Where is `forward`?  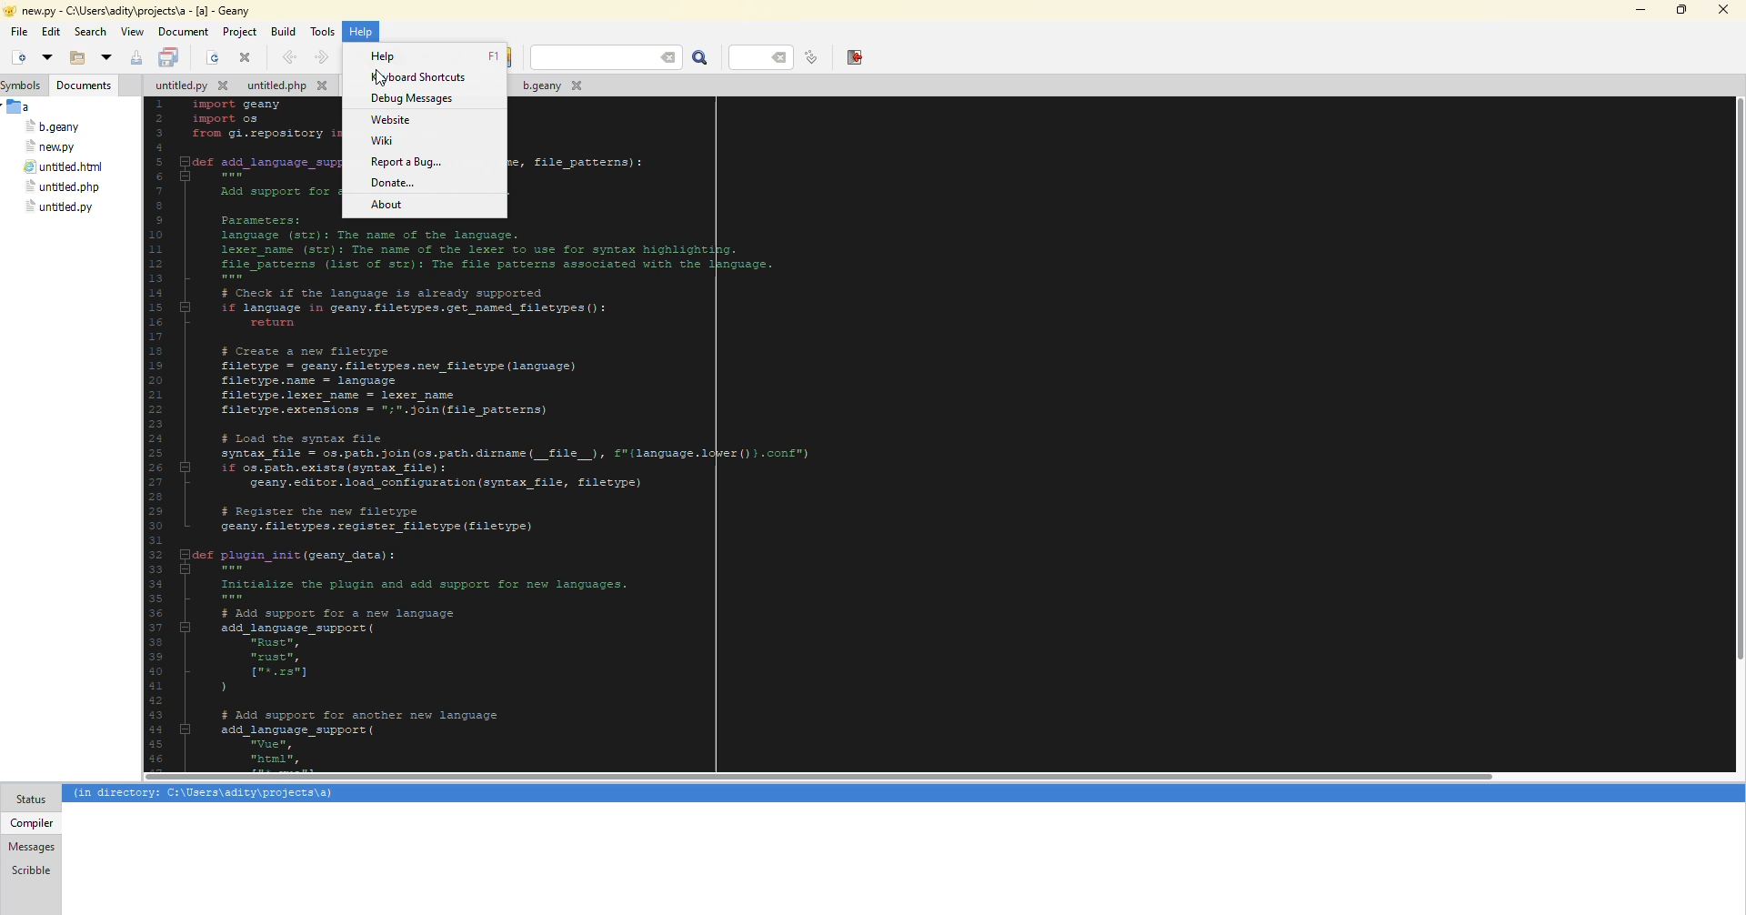 forward is located at coordinates (319, 57).